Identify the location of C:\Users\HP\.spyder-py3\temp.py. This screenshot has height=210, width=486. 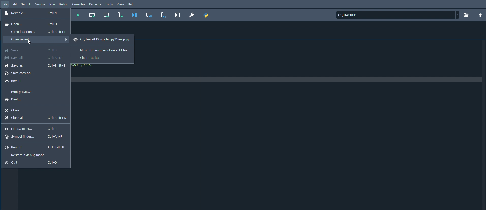
(102, 39).